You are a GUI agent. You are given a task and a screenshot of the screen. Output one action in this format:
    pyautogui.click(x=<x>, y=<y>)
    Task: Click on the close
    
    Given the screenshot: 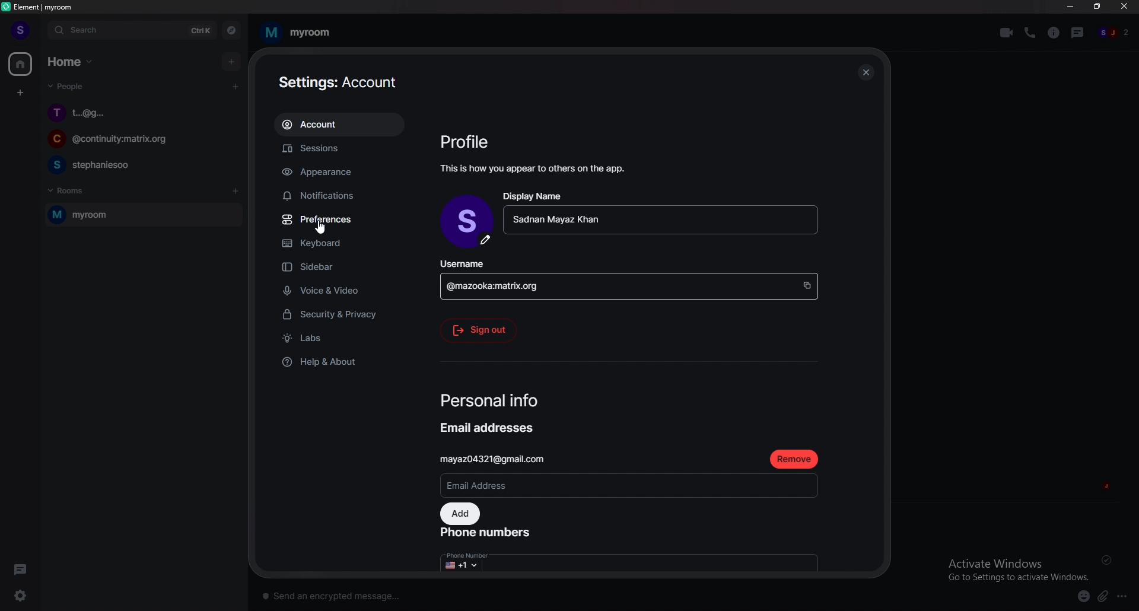 What is the action you would take?
    pyautogui.click(x=1125, y=9)
    